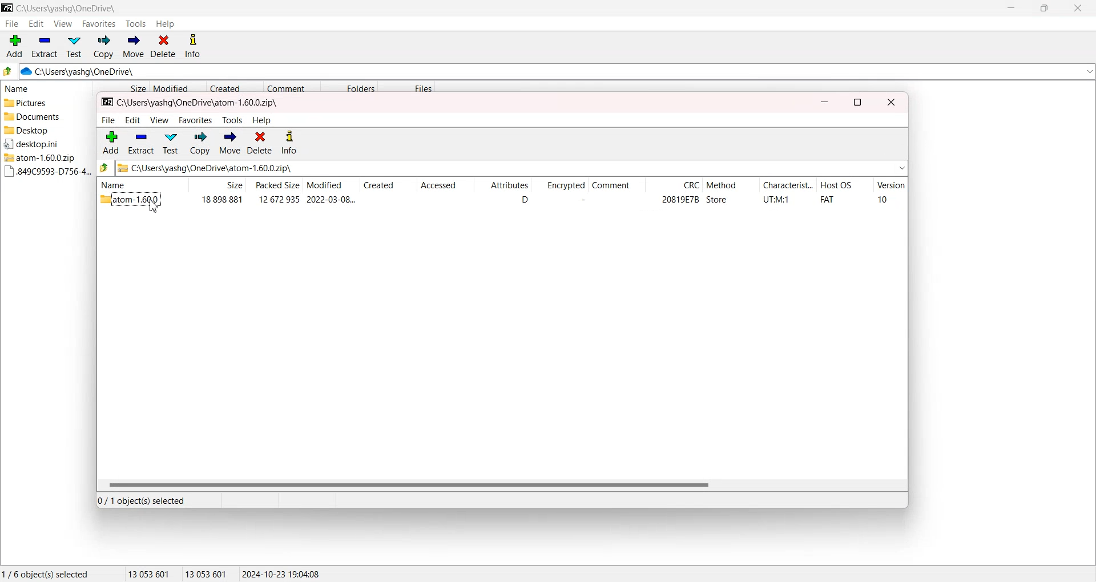 This screenshot has height=582, width=1096. Describe the element at coordinates (857, 103) in the screenshot. I see `maximize` at that location.